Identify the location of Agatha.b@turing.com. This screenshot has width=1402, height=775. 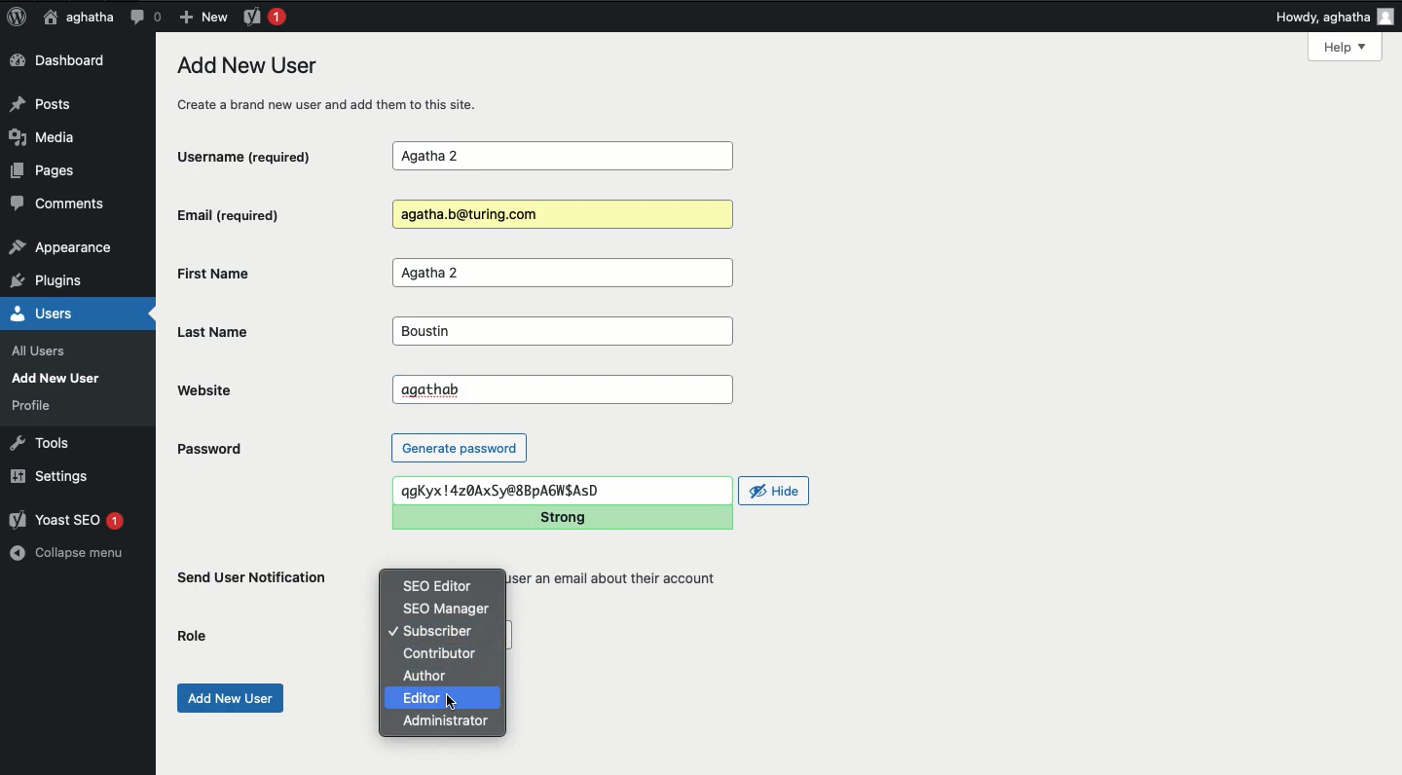
(559, 215).